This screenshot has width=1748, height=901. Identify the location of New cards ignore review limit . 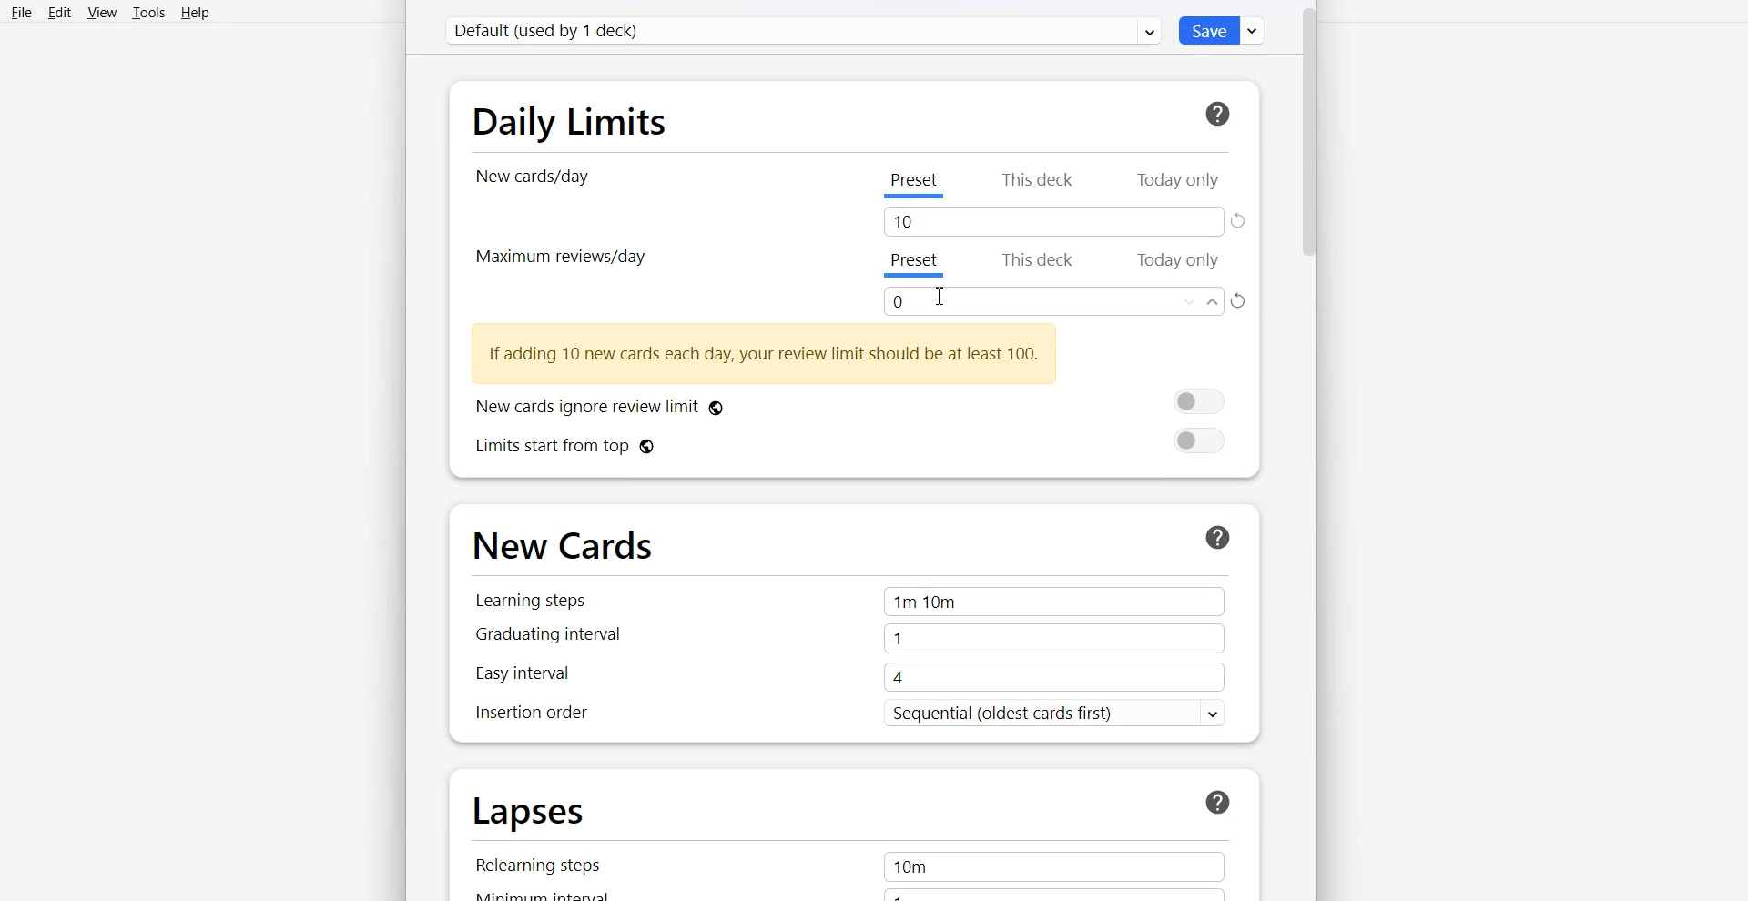
(849, 403).